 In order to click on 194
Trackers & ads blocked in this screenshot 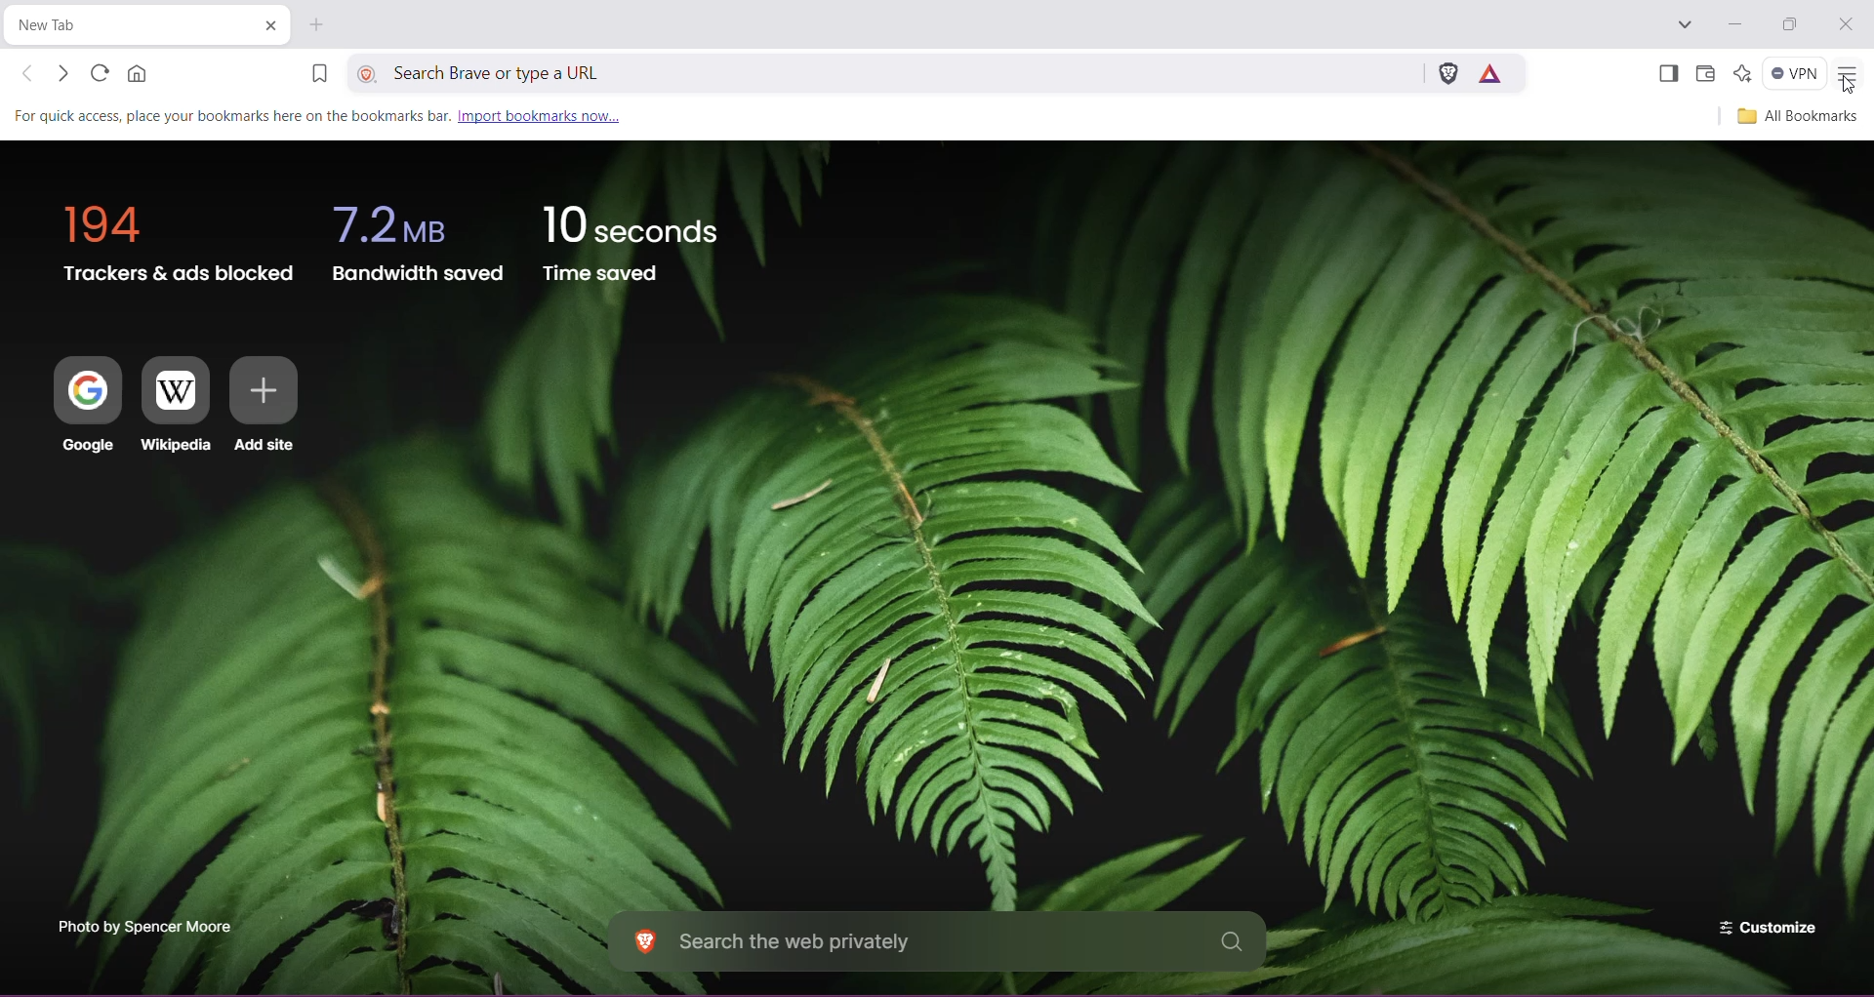, I will do `click(171, 237)`.